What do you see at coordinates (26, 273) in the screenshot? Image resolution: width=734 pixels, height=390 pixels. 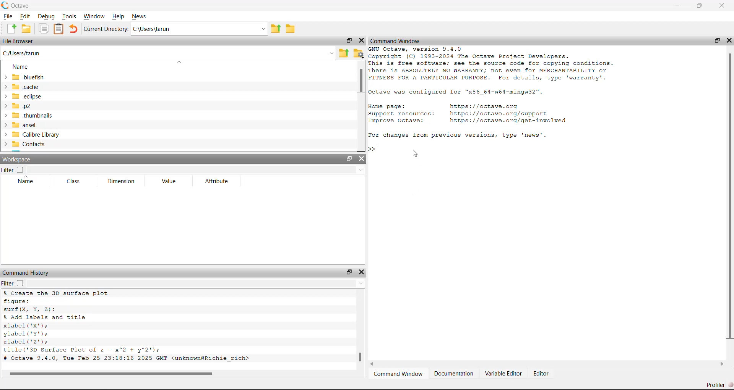 I see `Command History` at bounding box center [26, 273].